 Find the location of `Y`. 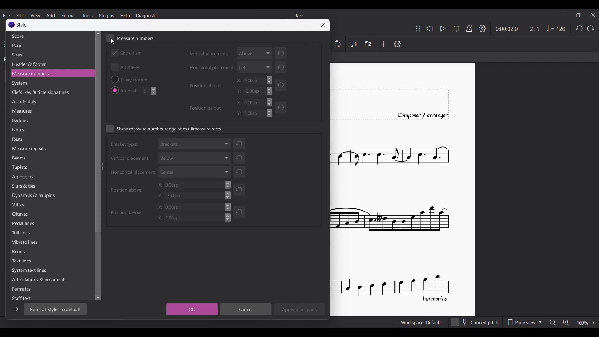

Y is located at coordinates (190, 217).